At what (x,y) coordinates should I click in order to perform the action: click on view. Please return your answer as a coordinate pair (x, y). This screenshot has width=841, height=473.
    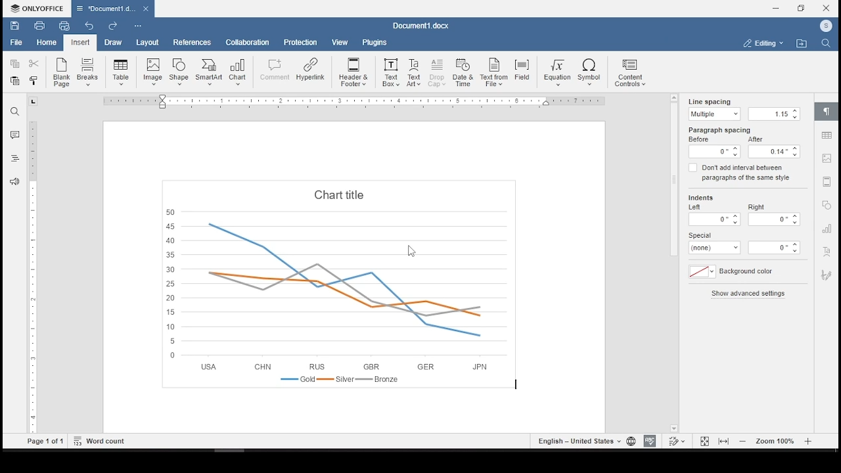
    Looking at the image, I should click on (338, 43).